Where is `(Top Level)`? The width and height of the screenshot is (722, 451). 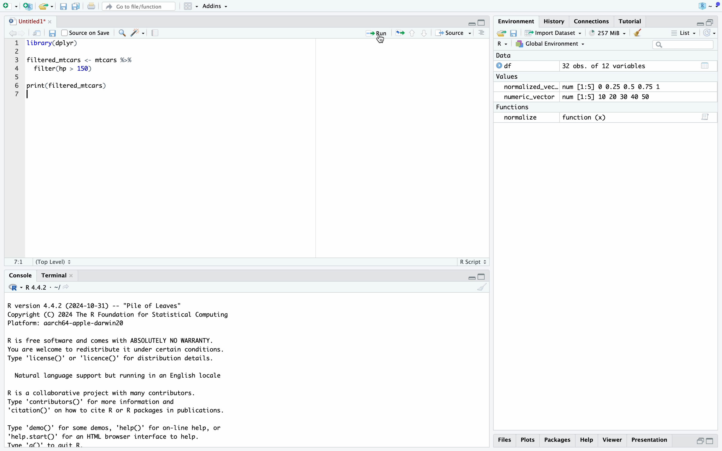 (Top Level) is located at coordinates (53, 263).